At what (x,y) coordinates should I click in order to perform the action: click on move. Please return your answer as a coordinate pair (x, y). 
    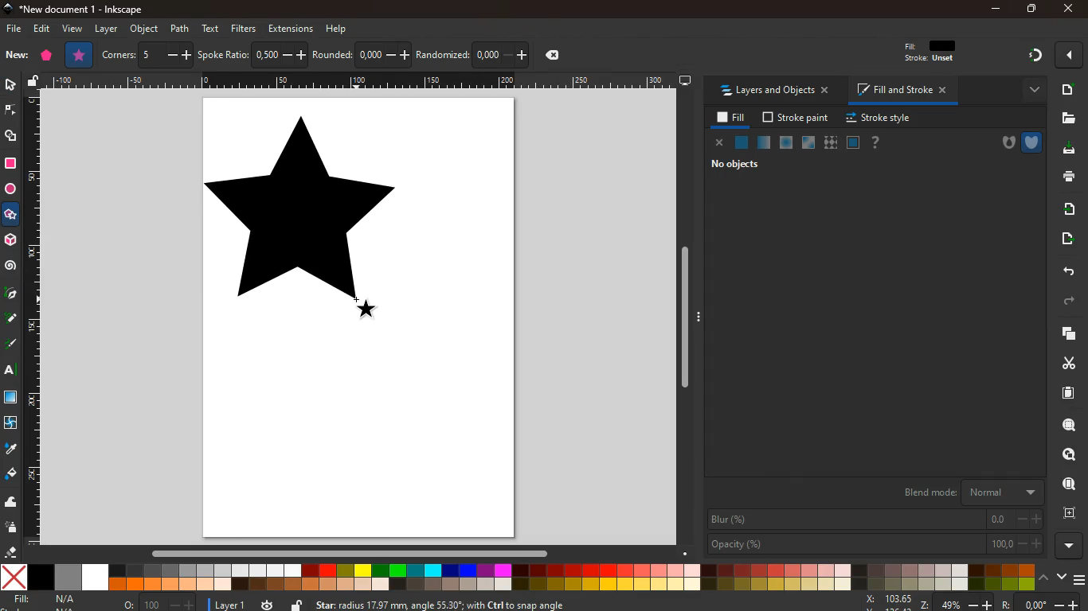
    Looking at the image, I should click on (1065, 239).